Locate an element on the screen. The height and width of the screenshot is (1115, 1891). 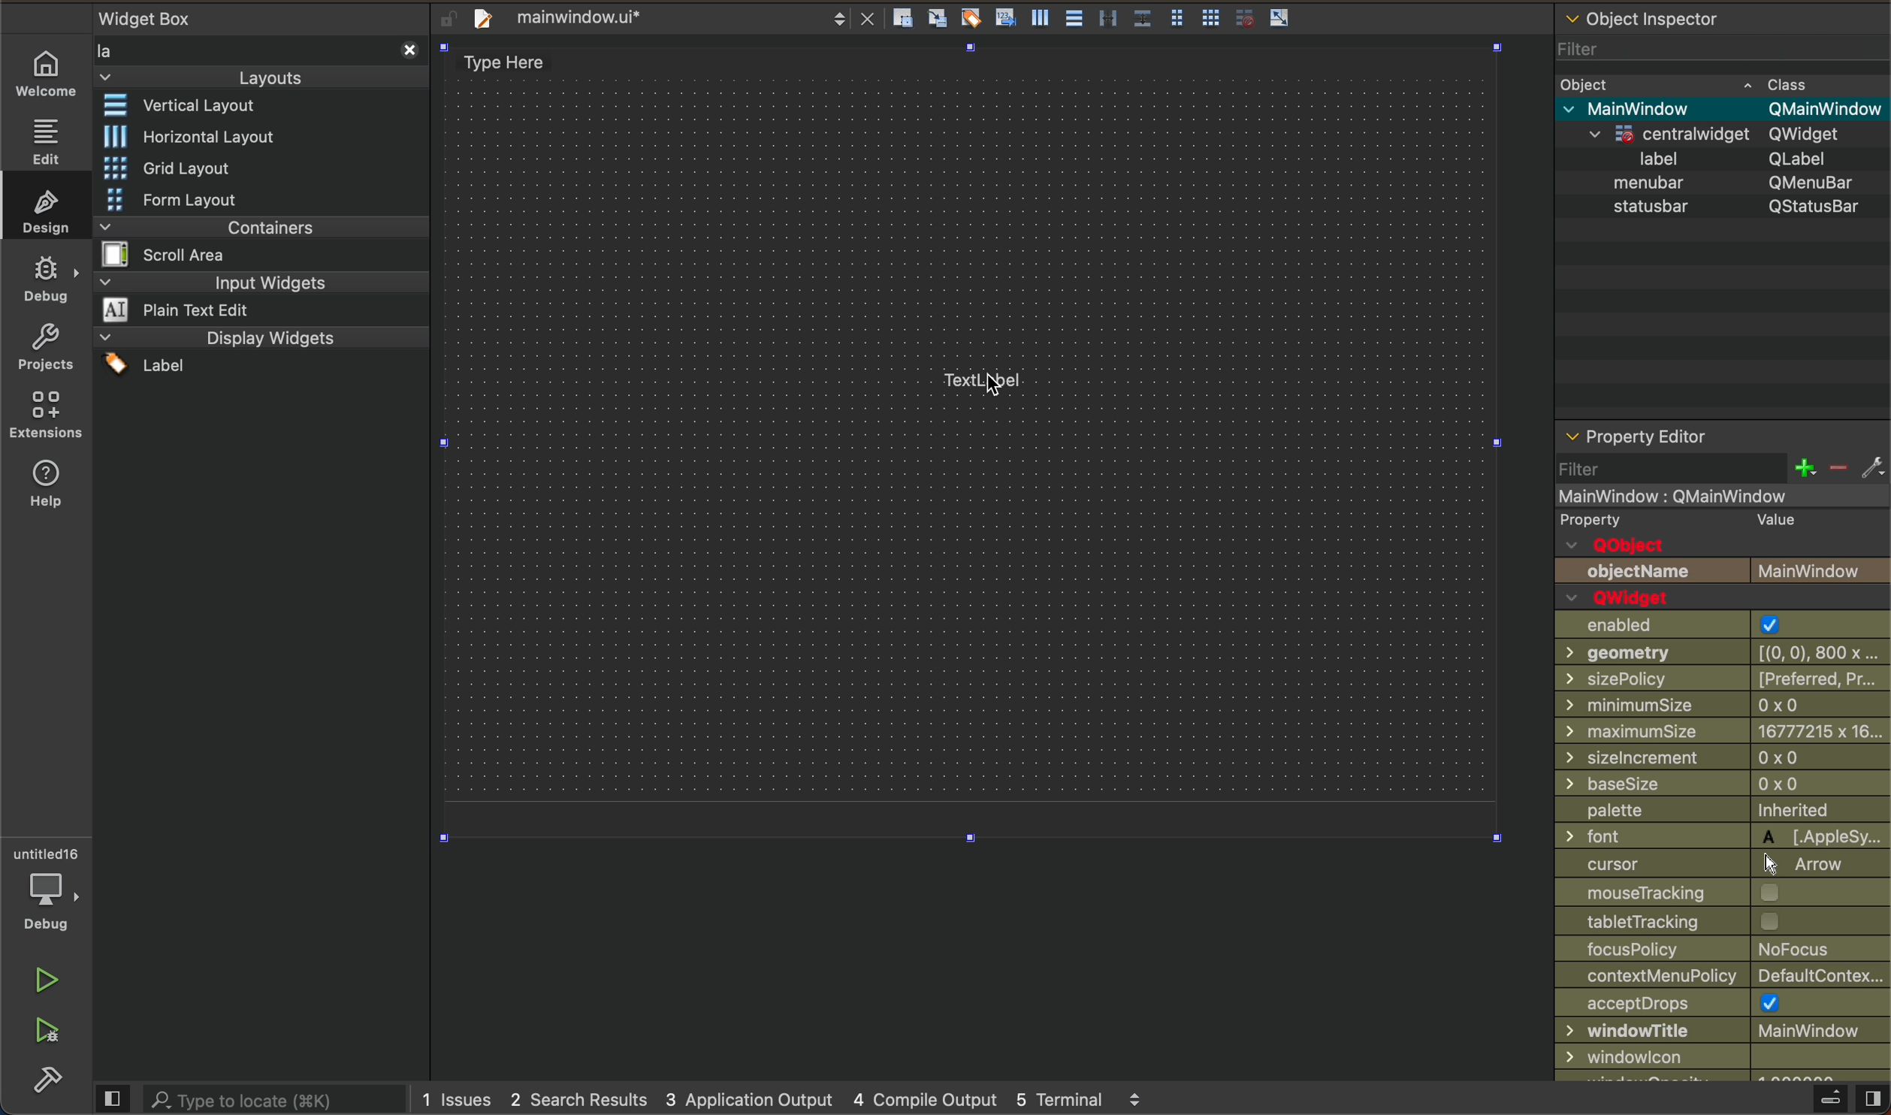
welcome is located at coordinates (48, 78).